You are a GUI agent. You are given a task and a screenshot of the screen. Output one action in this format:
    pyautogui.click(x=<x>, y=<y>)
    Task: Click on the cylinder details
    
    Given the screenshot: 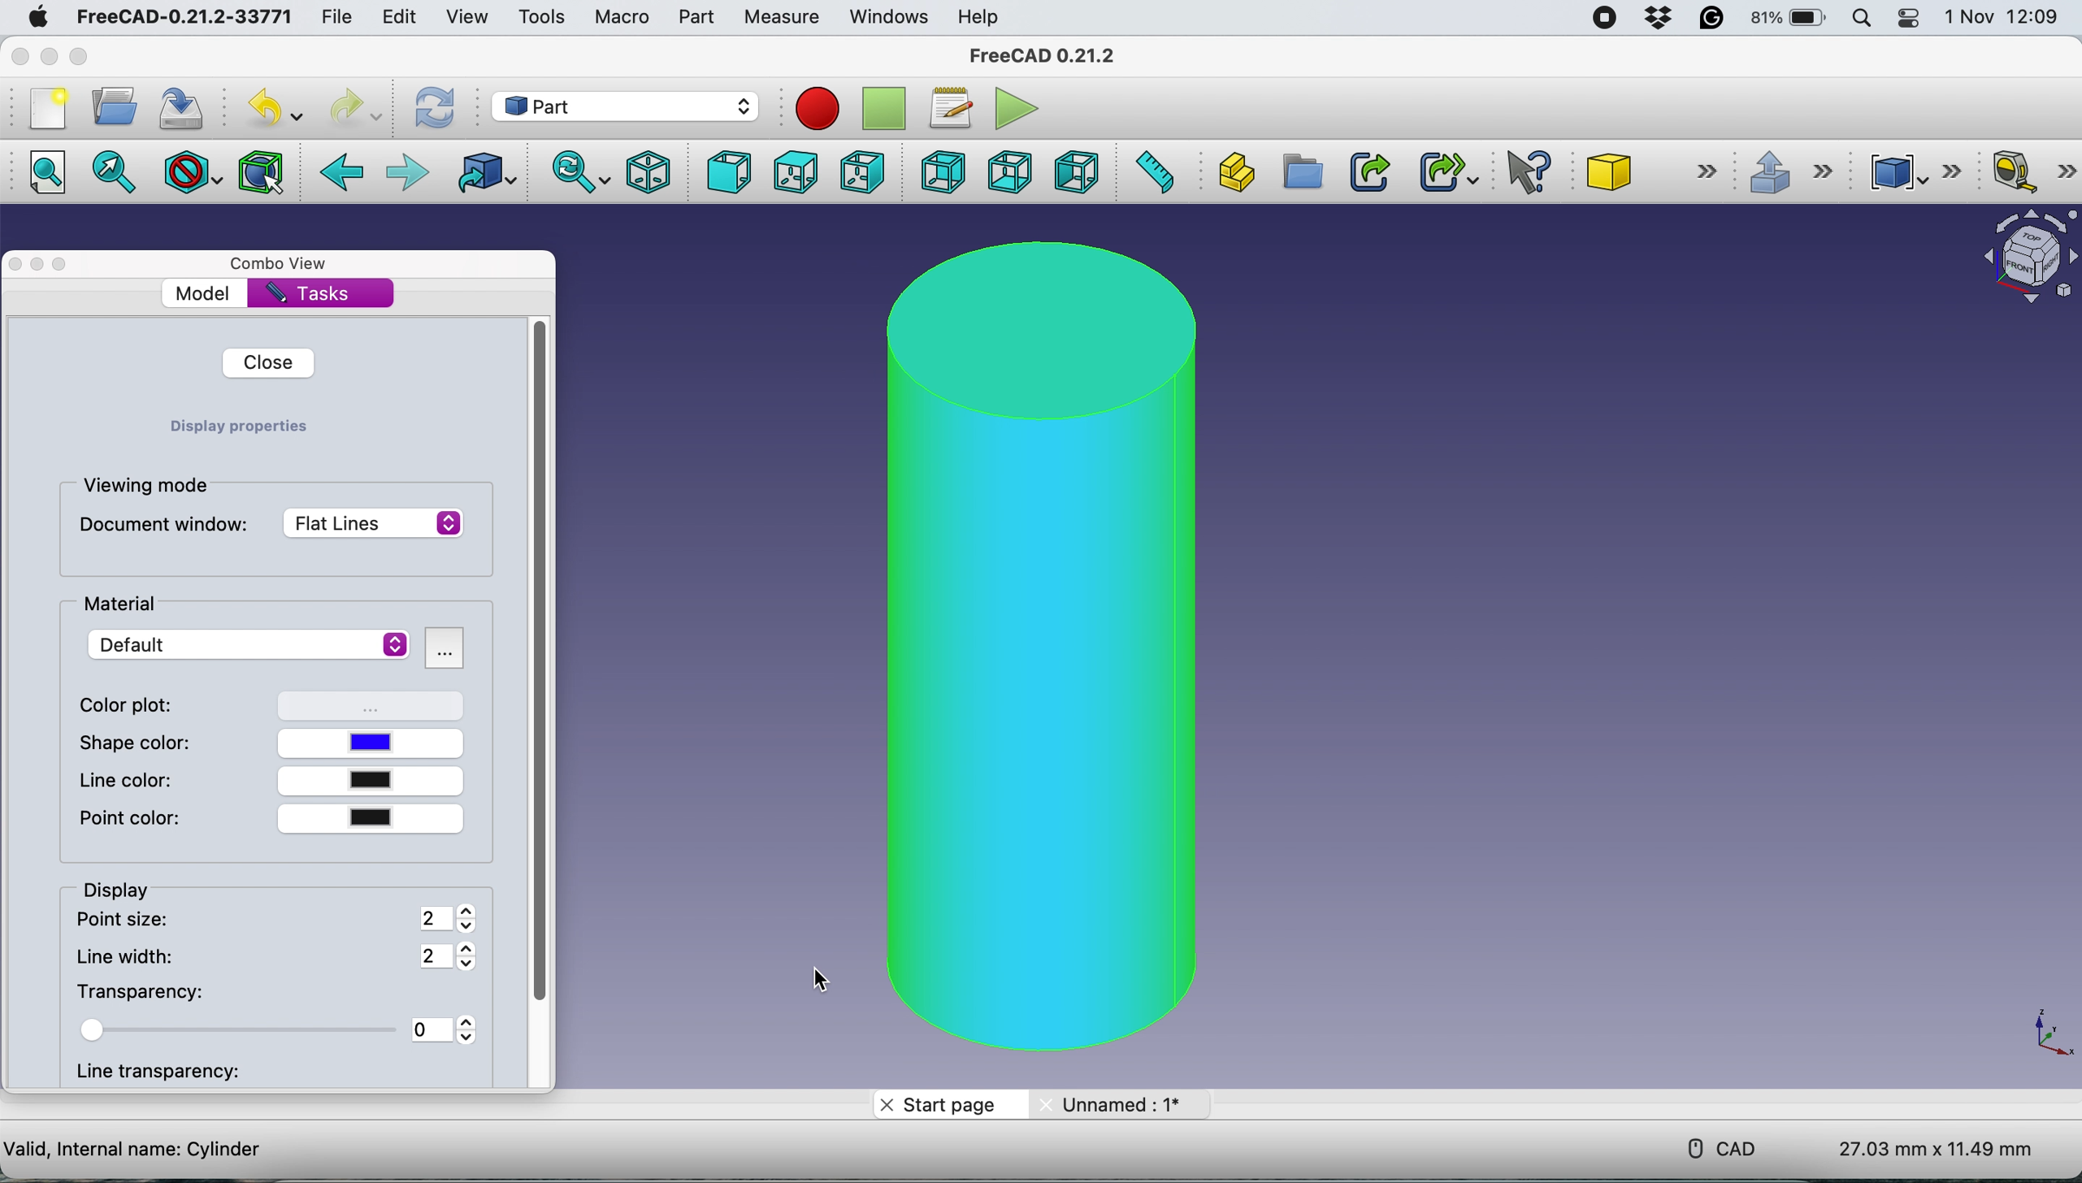 What is the action you would take?
    pyautogui.click(x=134, y=1150)
    